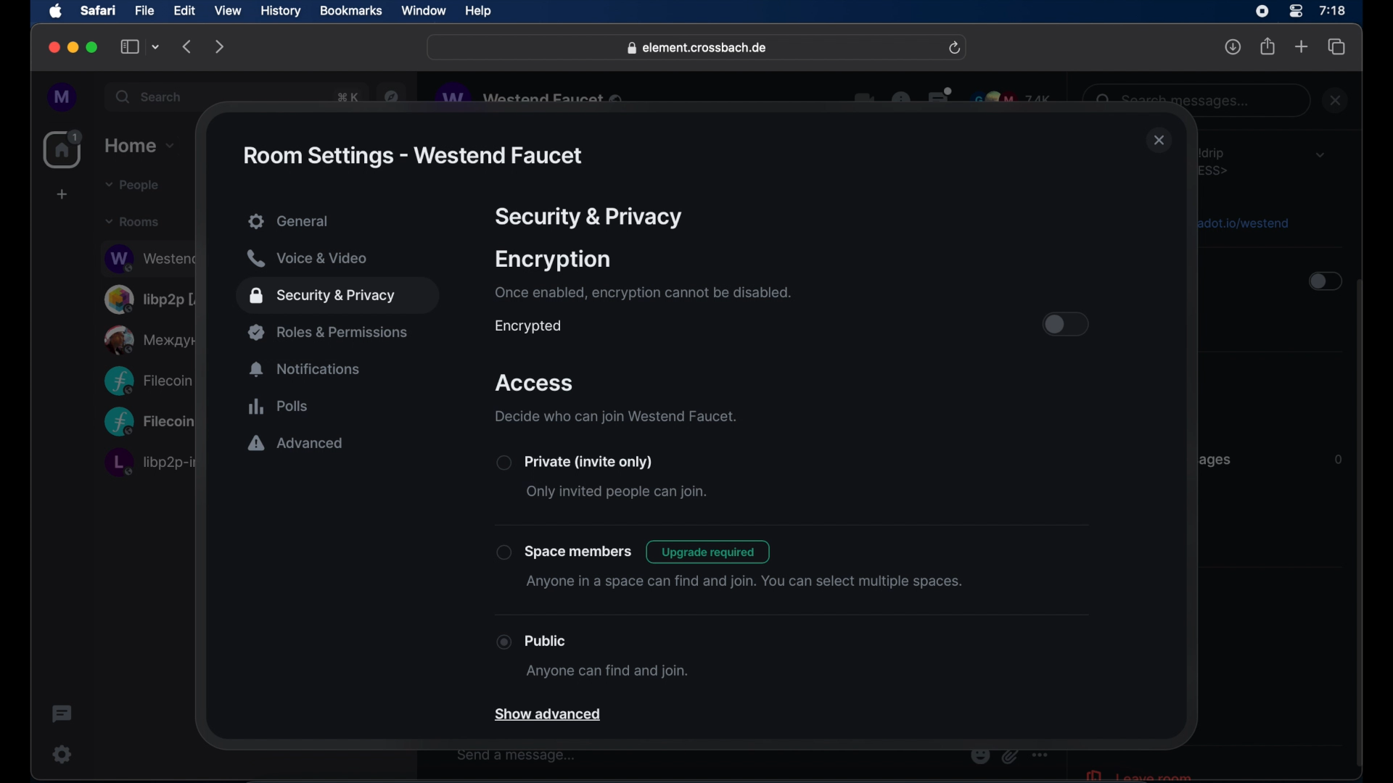 The image size is (1393, 783). Describe the element at coordinates (588, 217) in the screenshot. I see `security & privacy` at that location.